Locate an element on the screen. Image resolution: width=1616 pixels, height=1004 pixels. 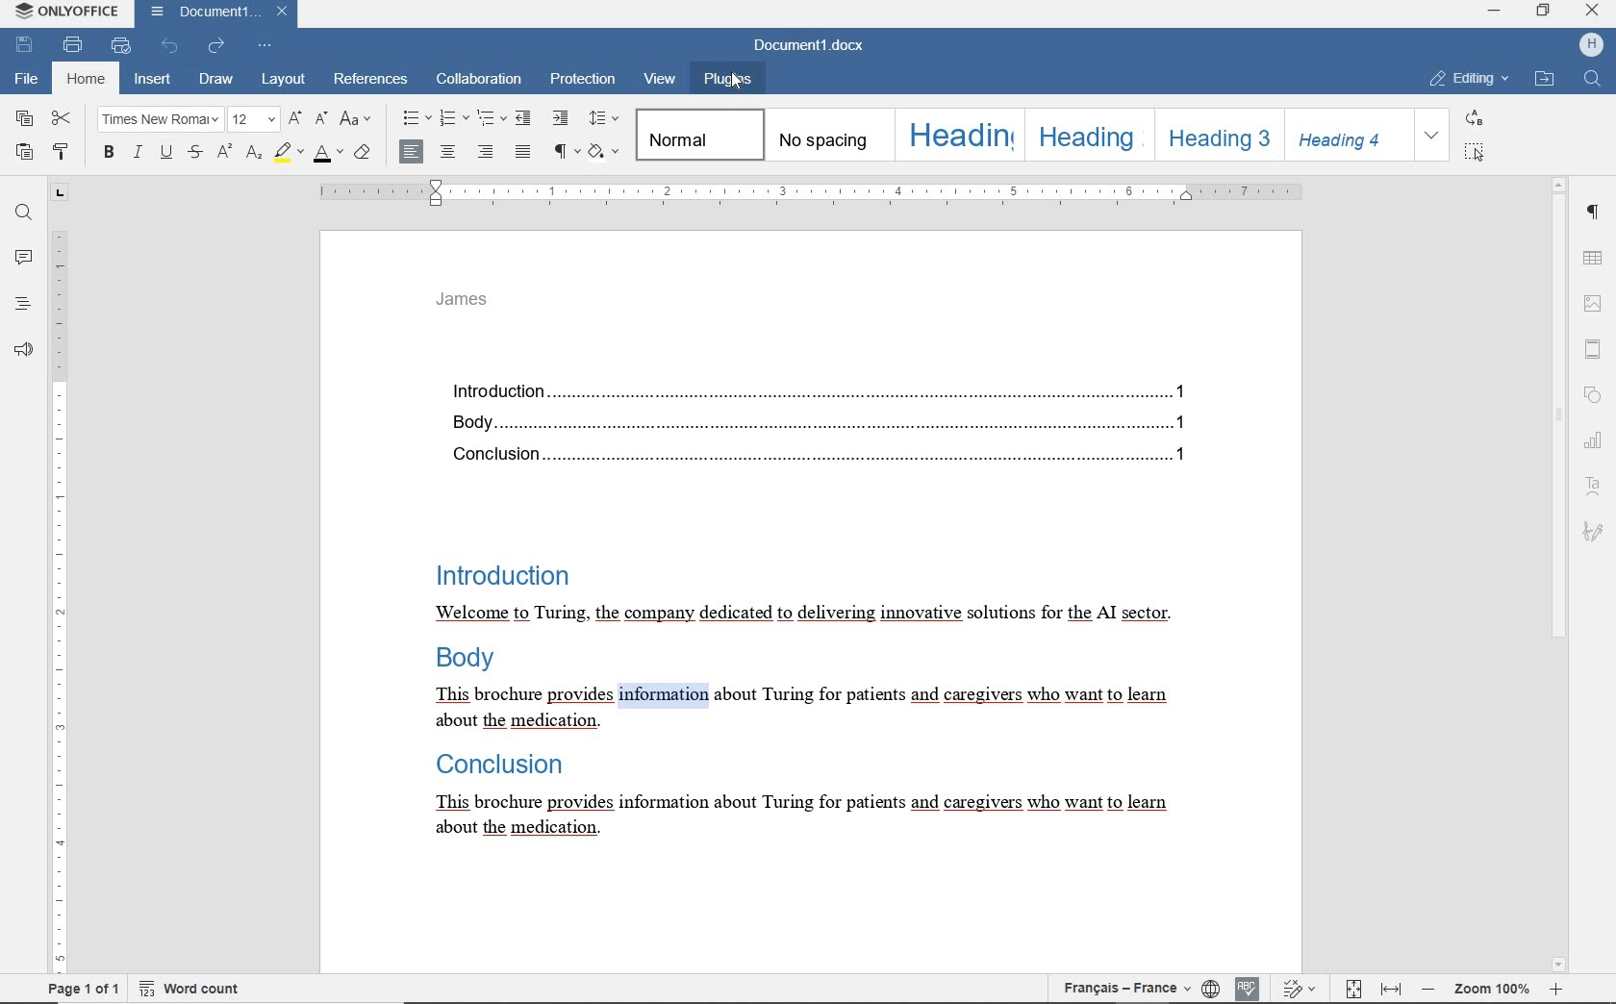
EXPAND is located at coordinates (1432, 136).